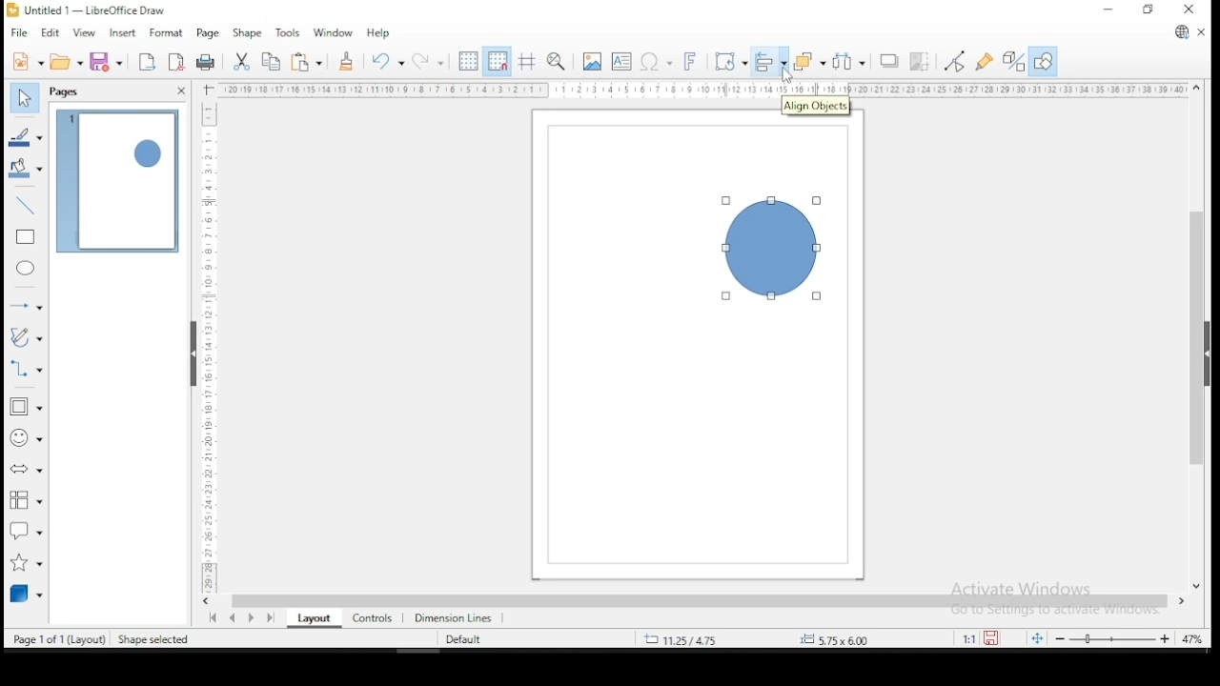  Describe the element at coordinates (690, 59) in the screenshot. I see `insert fontwork text` at that location.